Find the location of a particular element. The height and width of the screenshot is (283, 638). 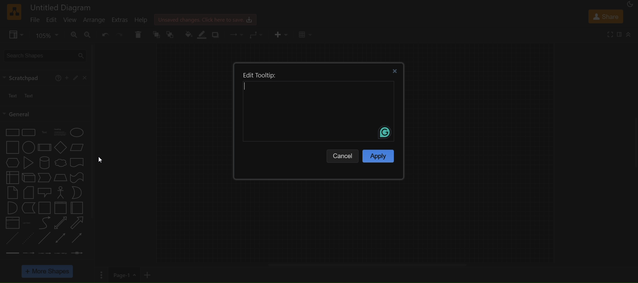

ellipse is located at coordinates (77, 132).